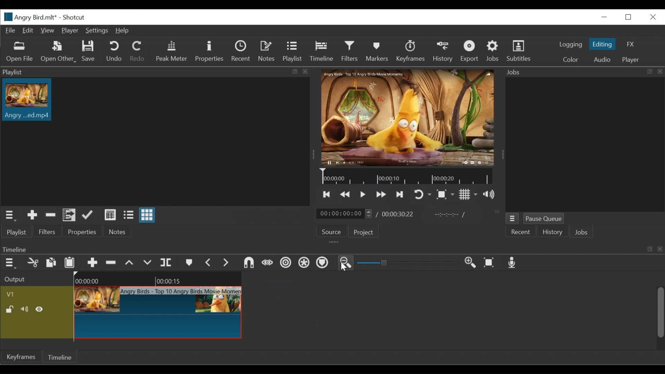 This screenshot has width=665, height=374. I want to click on FX, so click(630, 45).